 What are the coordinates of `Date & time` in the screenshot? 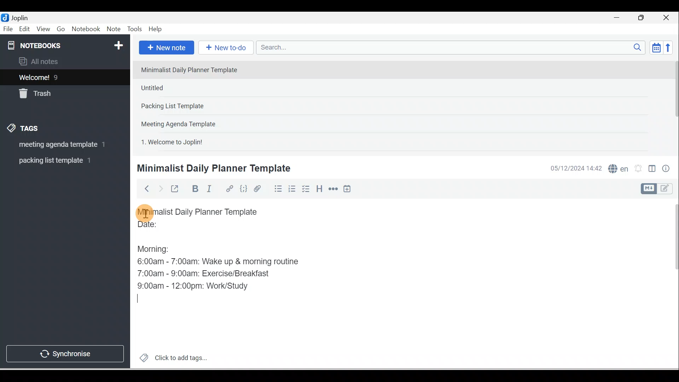 It's located at (575, 168).